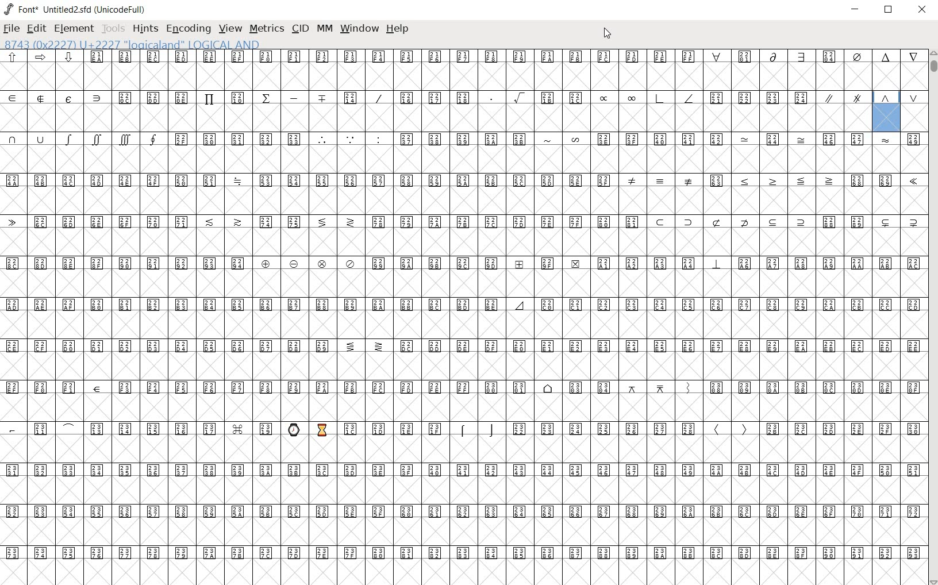  What do you see at coordinates (230, 28) in the screenshot?
I see `view` at bounding box center [230, 28].